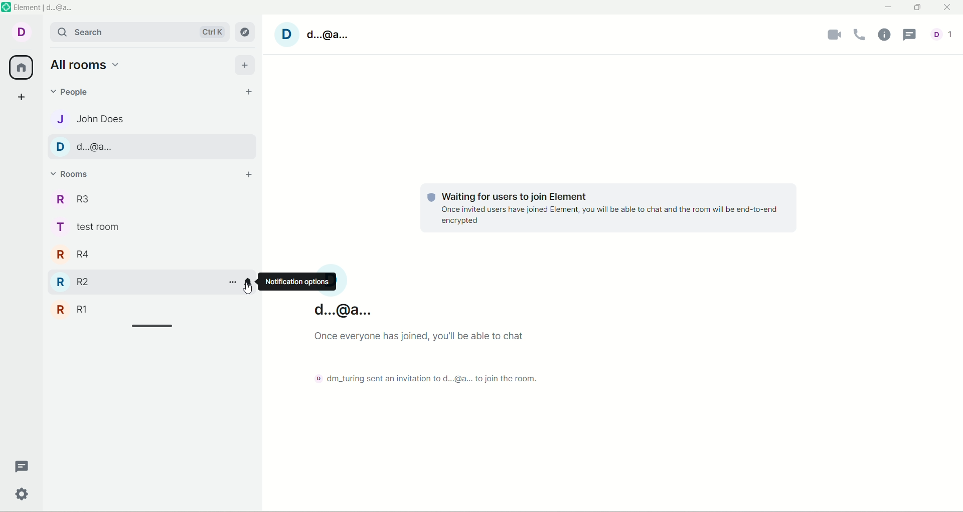 This screenshot has height=512, width=963. What do you see at coordinates (86, 147) in the screenshot?
I see `account ` at bounding box center [86, 147].